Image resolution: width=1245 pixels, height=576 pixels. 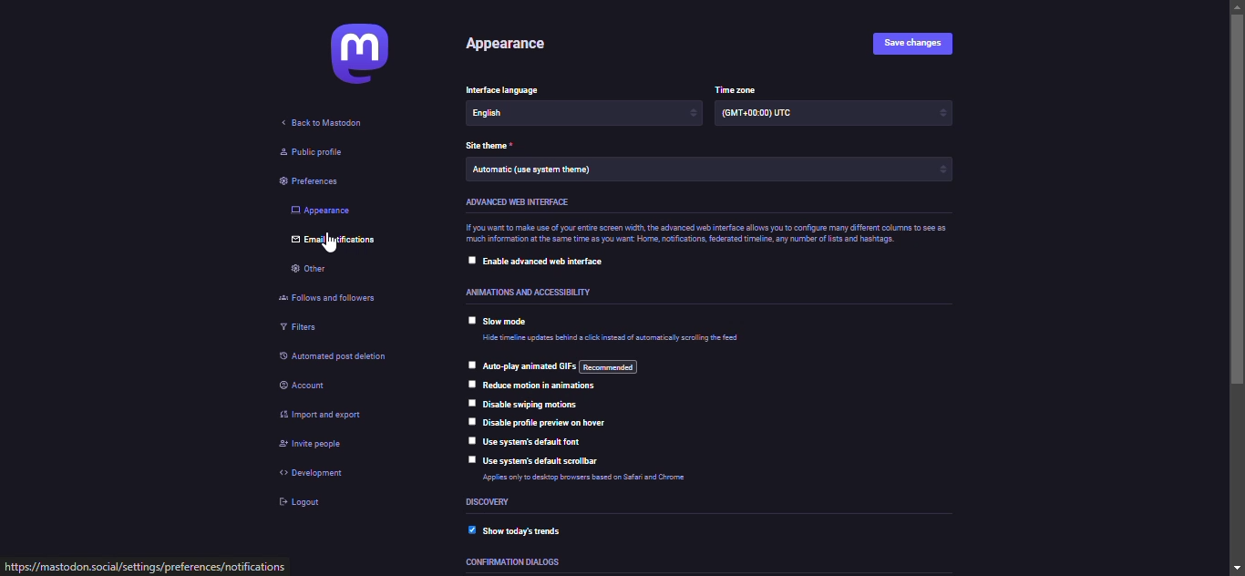 I want to click on mastodon, so click(x=360, y=54).